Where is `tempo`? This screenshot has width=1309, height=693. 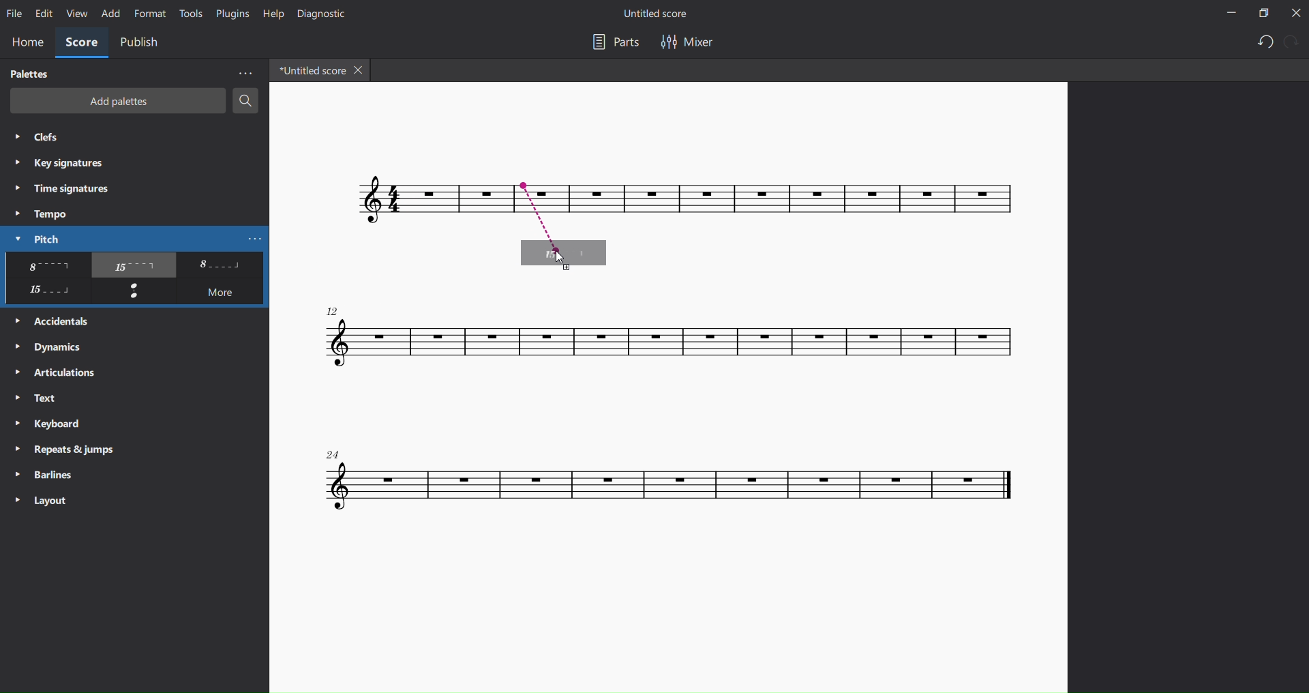
tempo is located at coordinates (44, 213).